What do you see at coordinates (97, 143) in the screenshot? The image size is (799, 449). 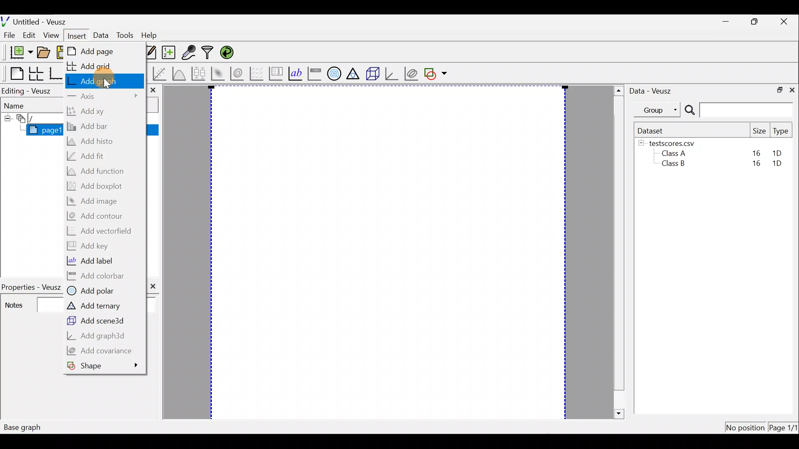 I see `Add histo` at bounding box center [97, 143].